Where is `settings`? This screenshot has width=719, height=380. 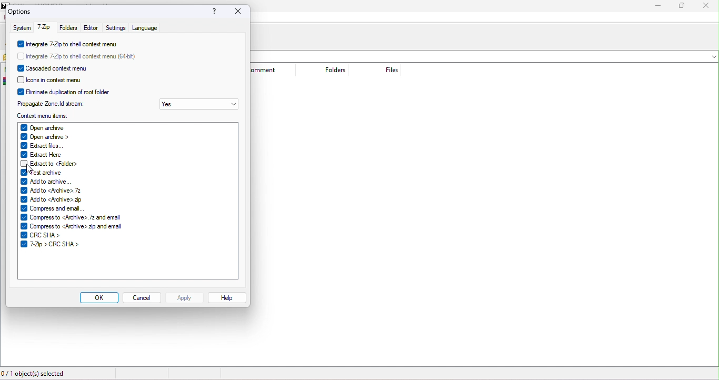
settings is located at coordinates (115, 27).